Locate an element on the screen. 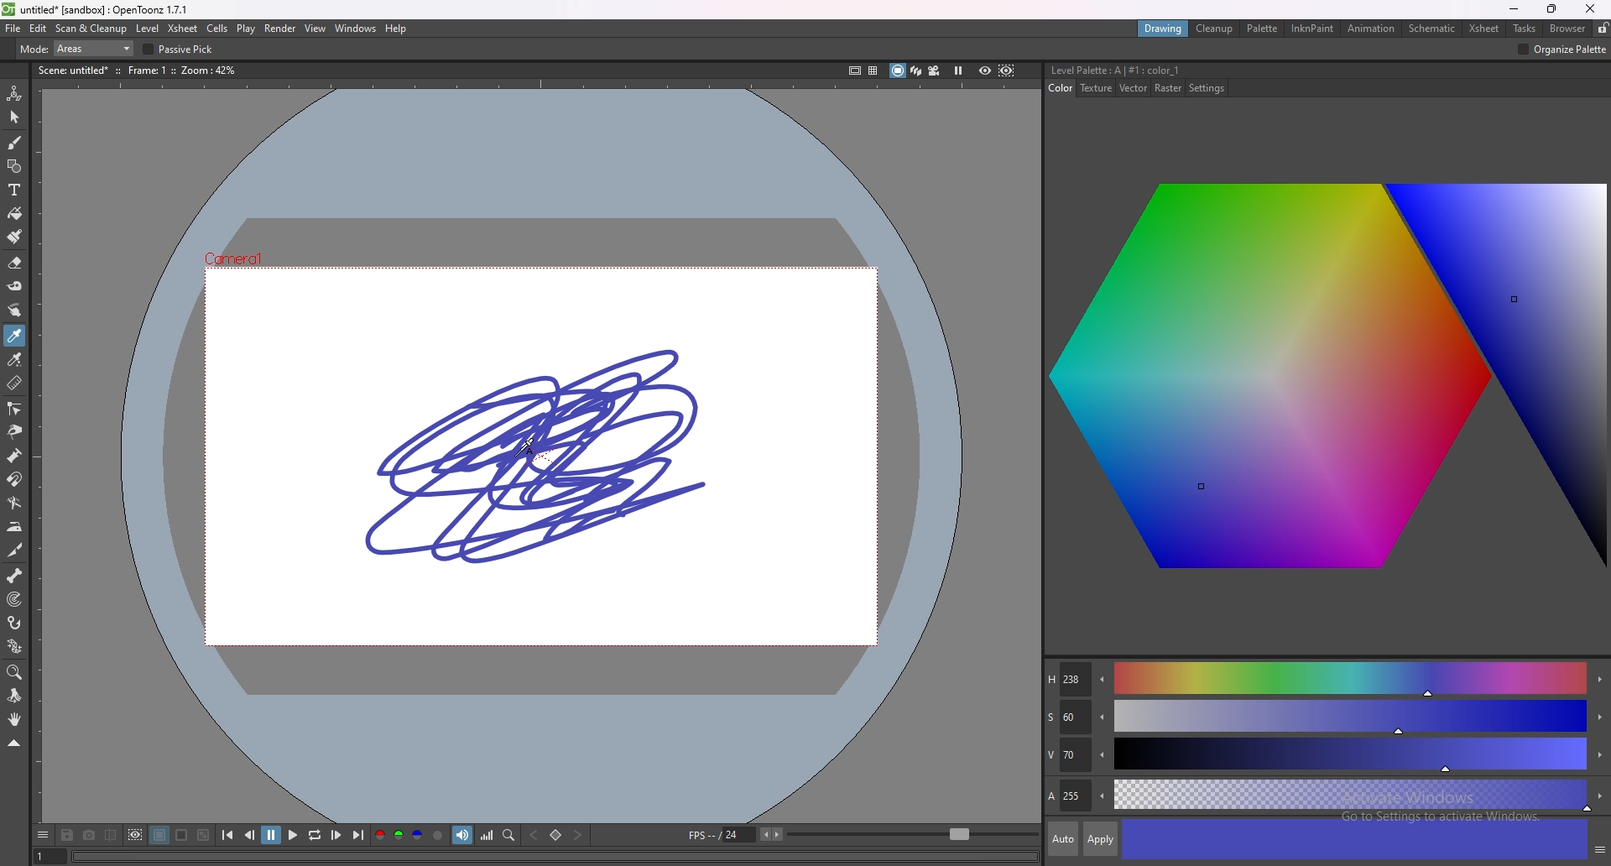 Image resolution: width=1611 pixels, height=866 pixels. sub camera preview is located at coordinates (1006, 70).